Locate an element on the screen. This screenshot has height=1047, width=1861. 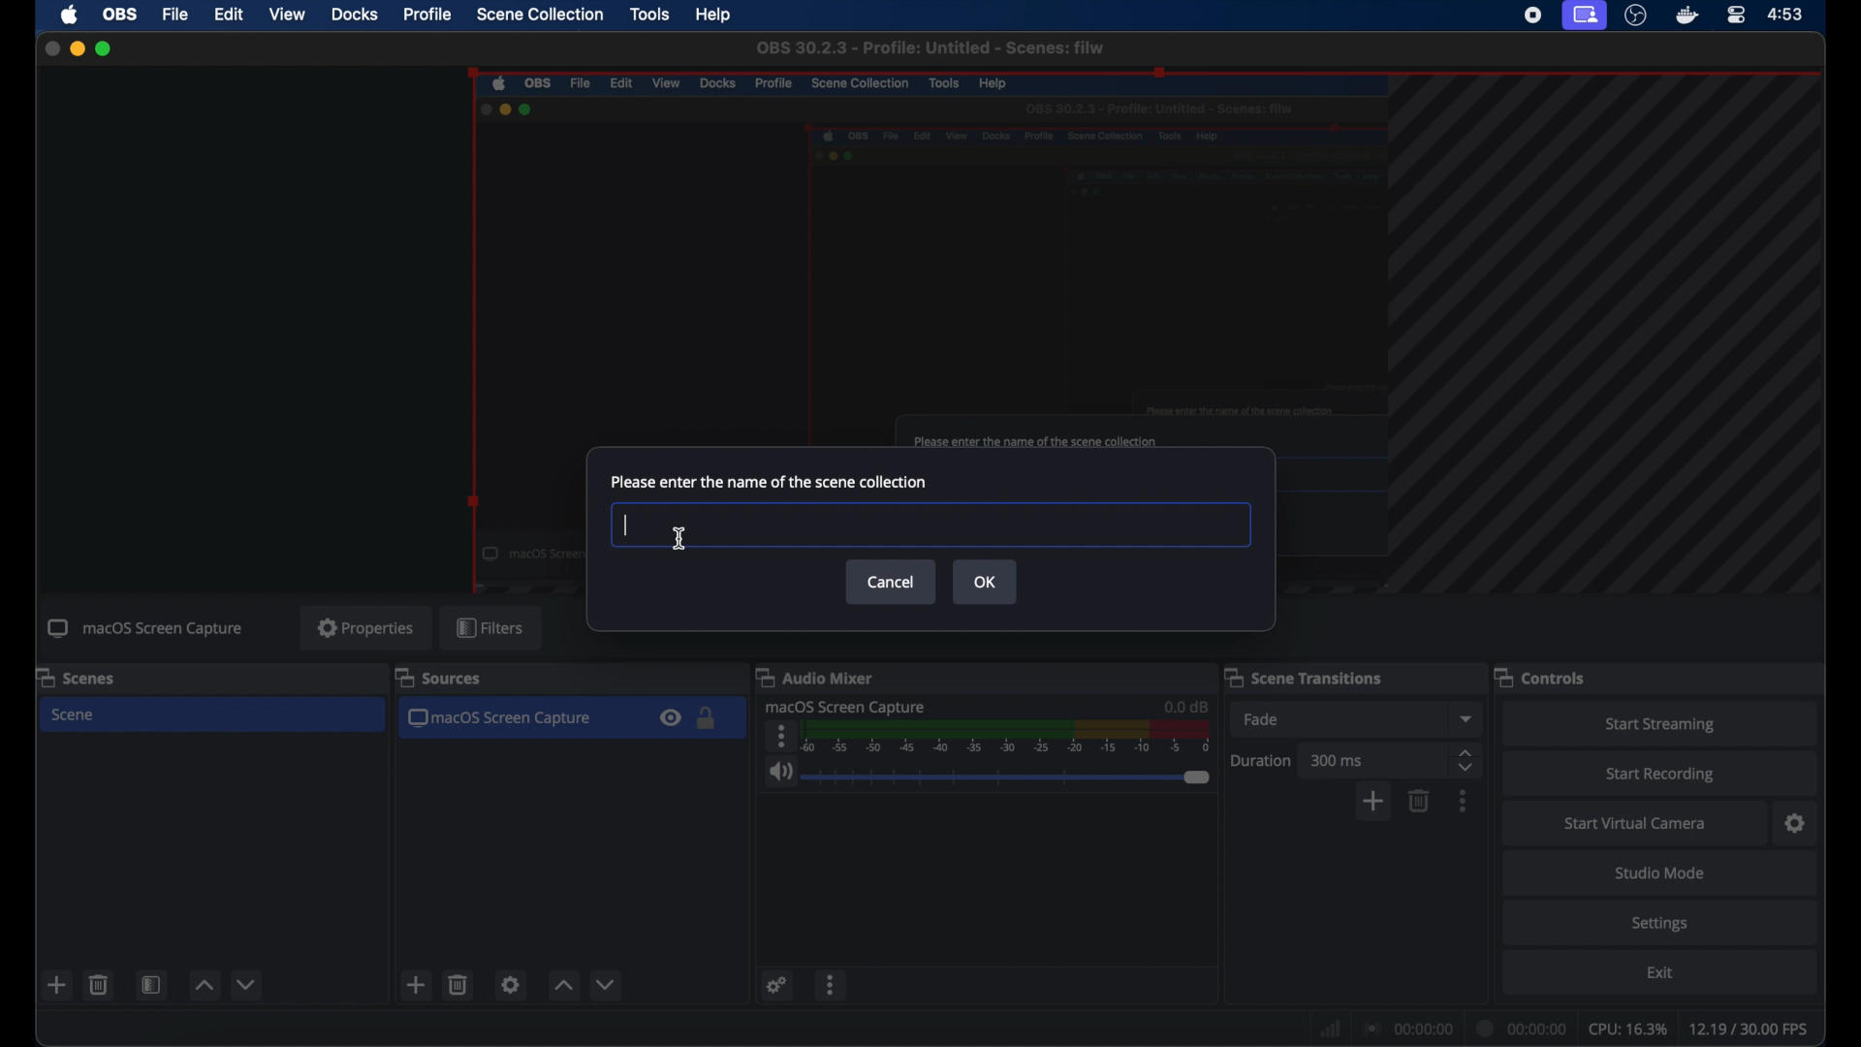
please enter the name of the scene collection is located at coordinates (770, 482).